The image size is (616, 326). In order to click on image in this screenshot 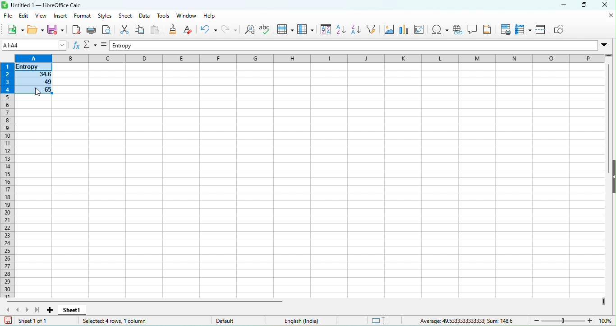, I will do `click(390, 30)`.